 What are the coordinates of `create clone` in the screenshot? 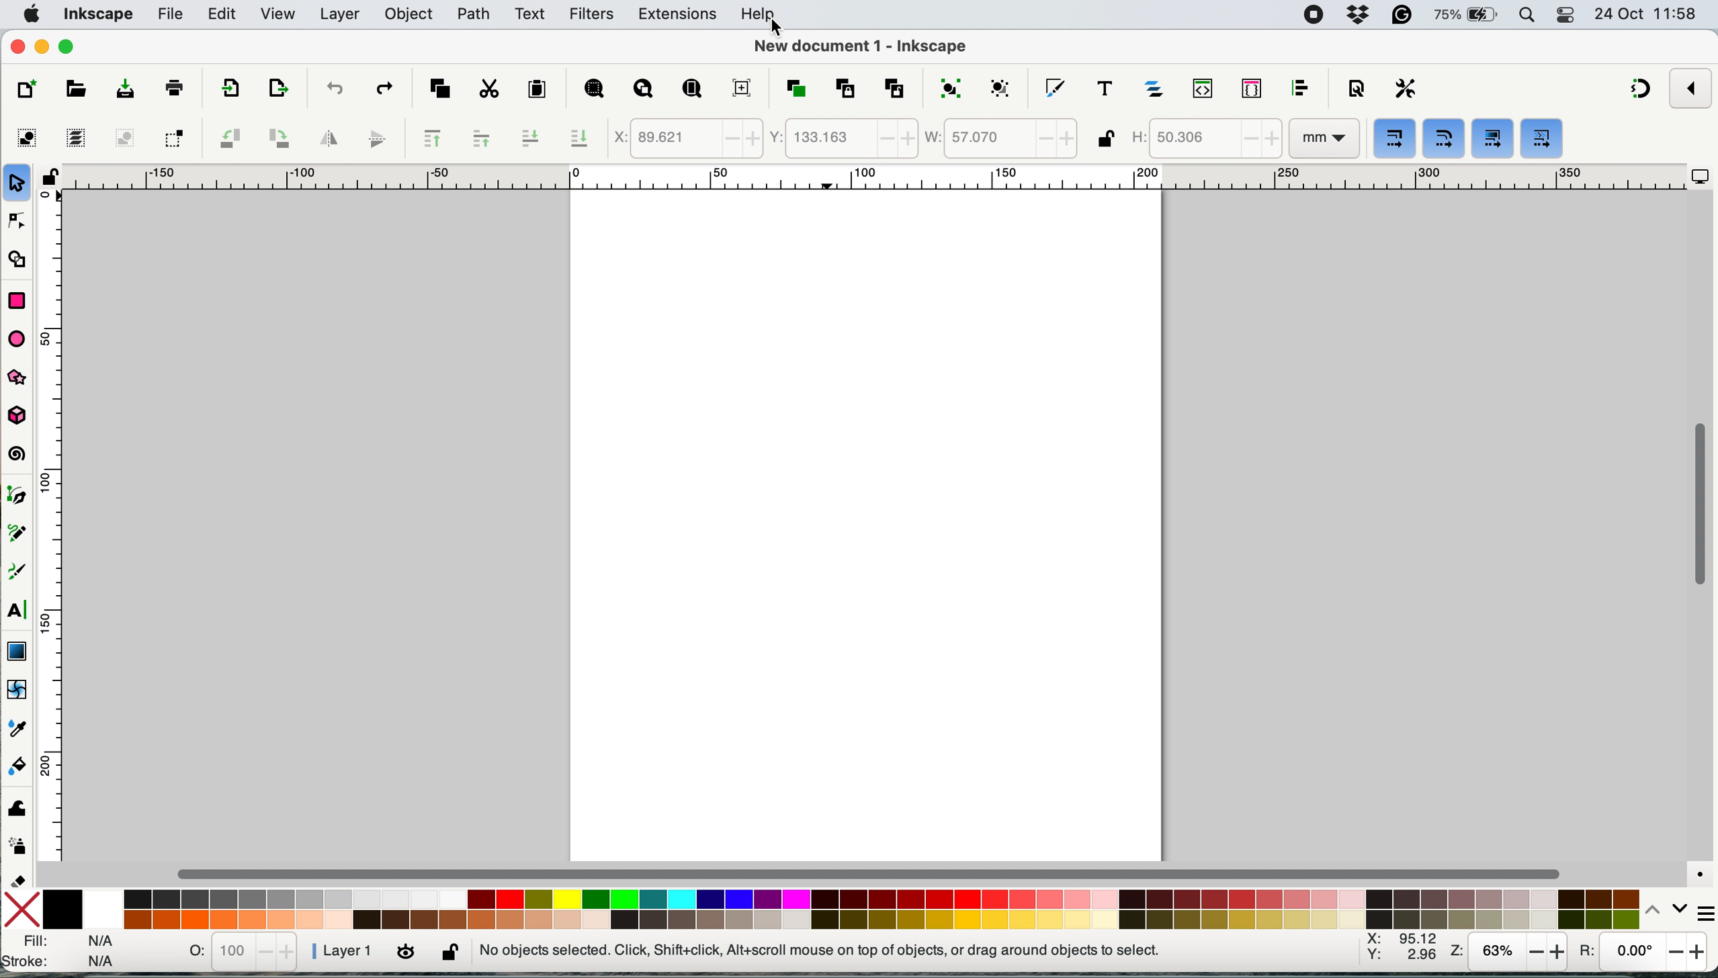 It's located at (841, 87).